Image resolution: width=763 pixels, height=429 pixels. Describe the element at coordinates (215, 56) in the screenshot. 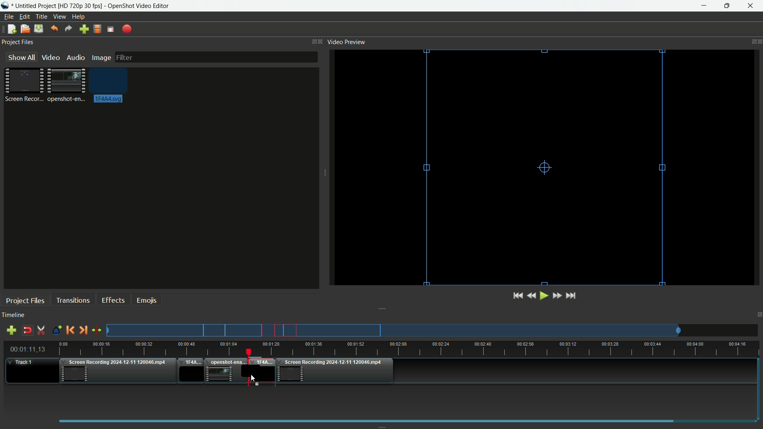

I see `filter bar` at that location.